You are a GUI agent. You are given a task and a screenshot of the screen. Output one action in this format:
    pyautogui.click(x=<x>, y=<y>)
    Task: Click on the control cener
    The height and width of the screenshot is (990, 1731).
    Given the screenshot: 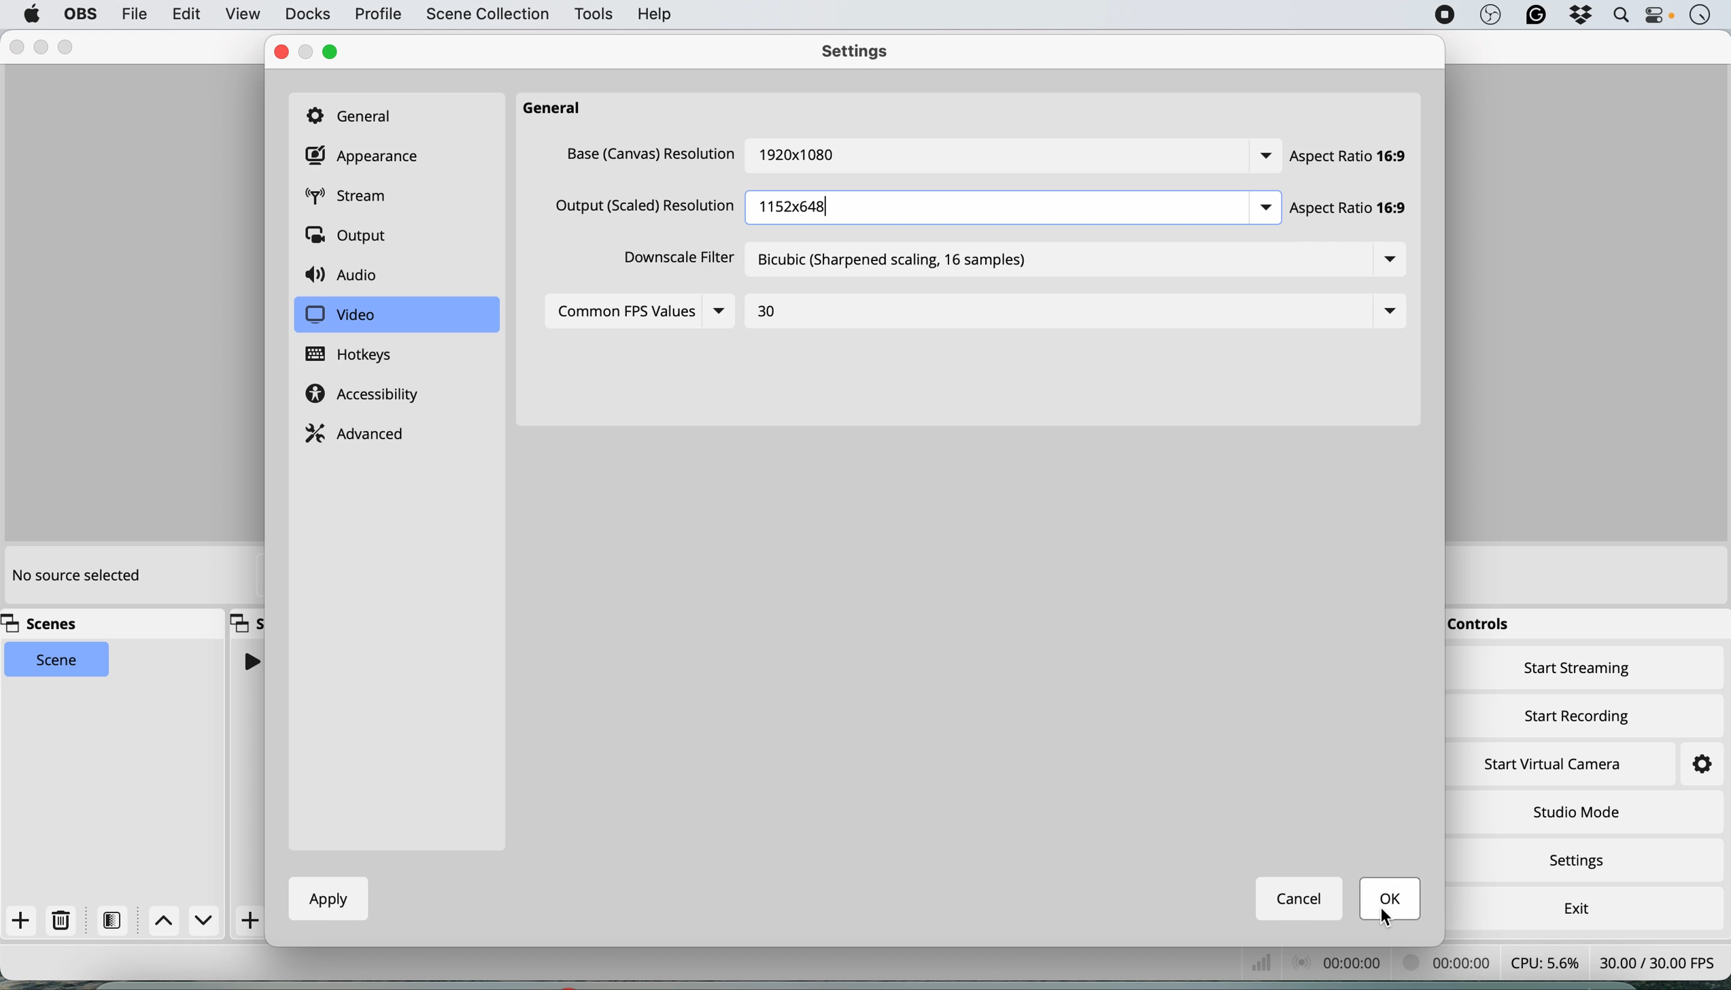 What is the action you would take?
    pyautogui.click(x=1657, y=18)
    